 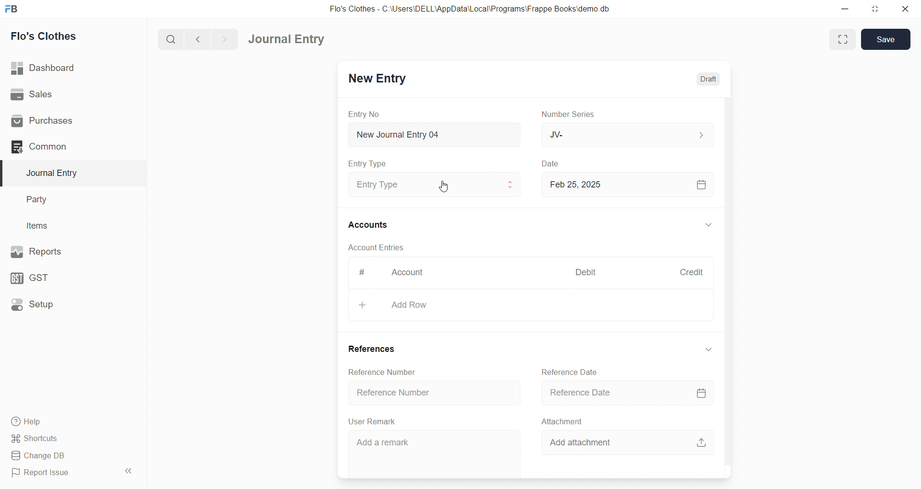 I want to click on Setup, so click(x=68, y=303).